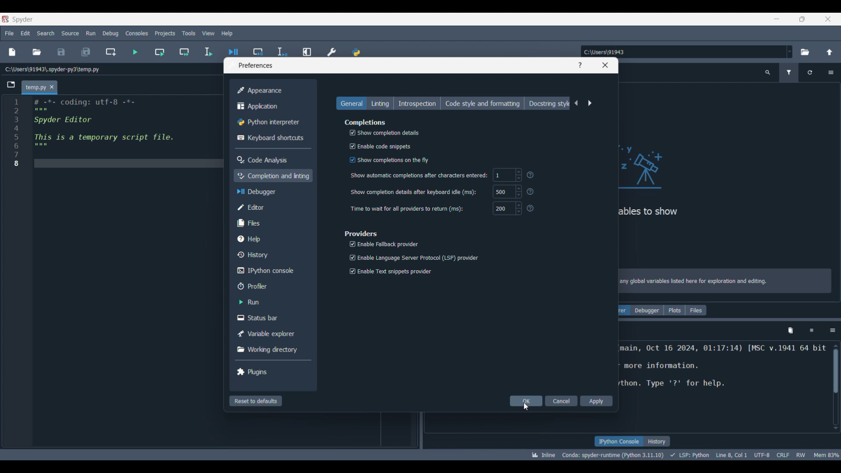  What do you see at coordinates (189, 33) in the screenshot?
I see `Tools menu` at bounding box center [189, 33].